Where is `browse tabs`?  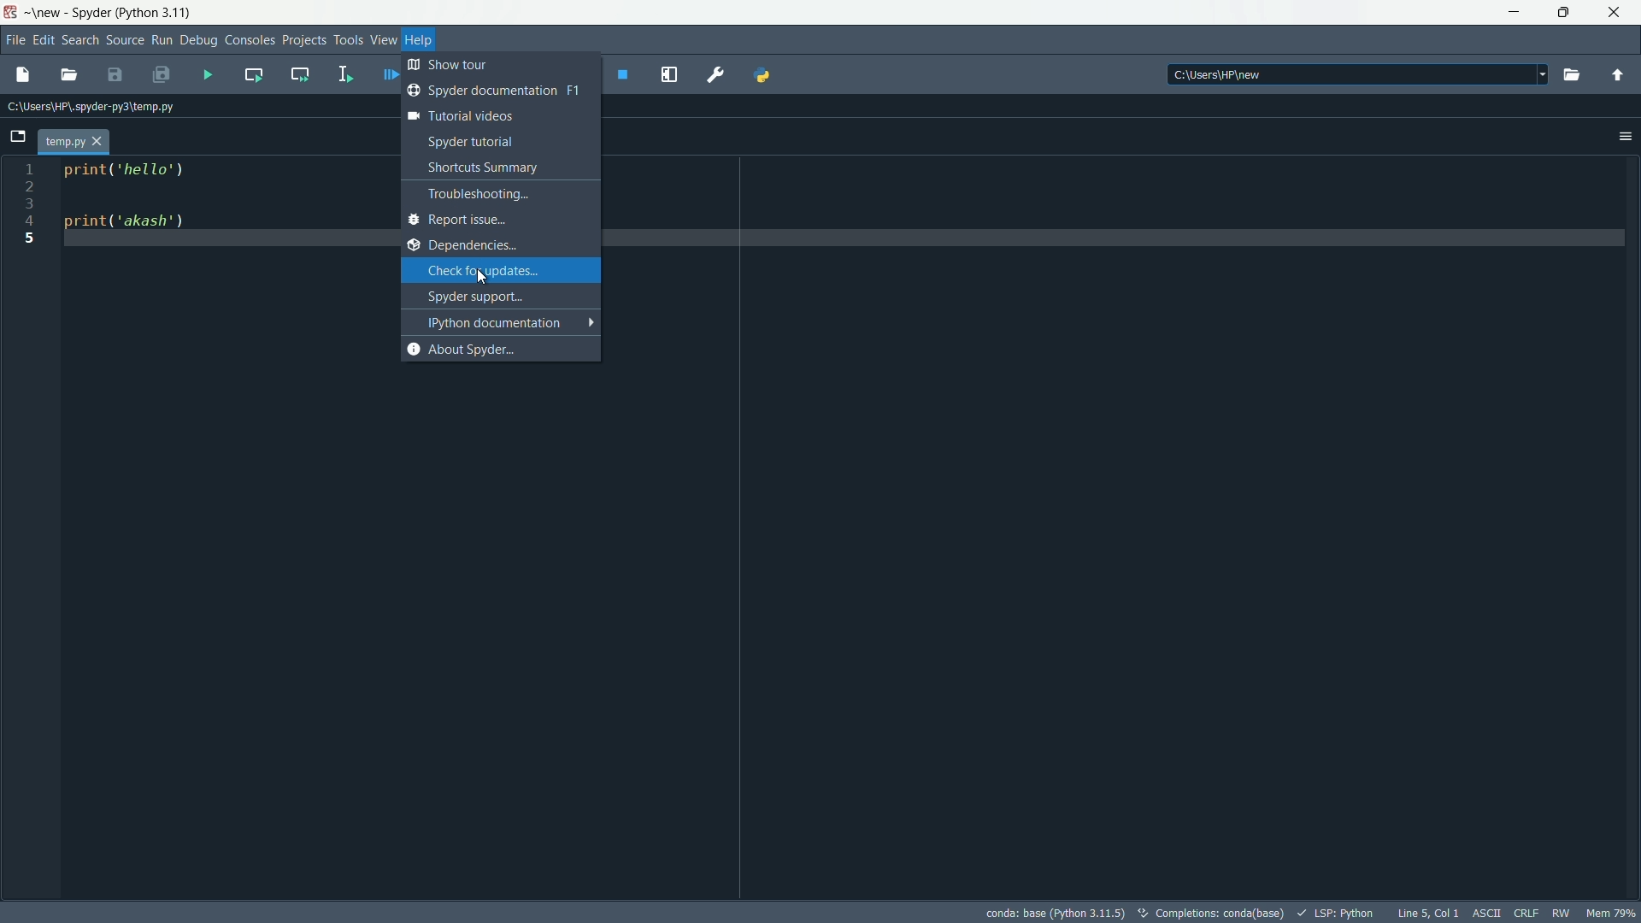 browse tabs is located at coordinates (19, 135).